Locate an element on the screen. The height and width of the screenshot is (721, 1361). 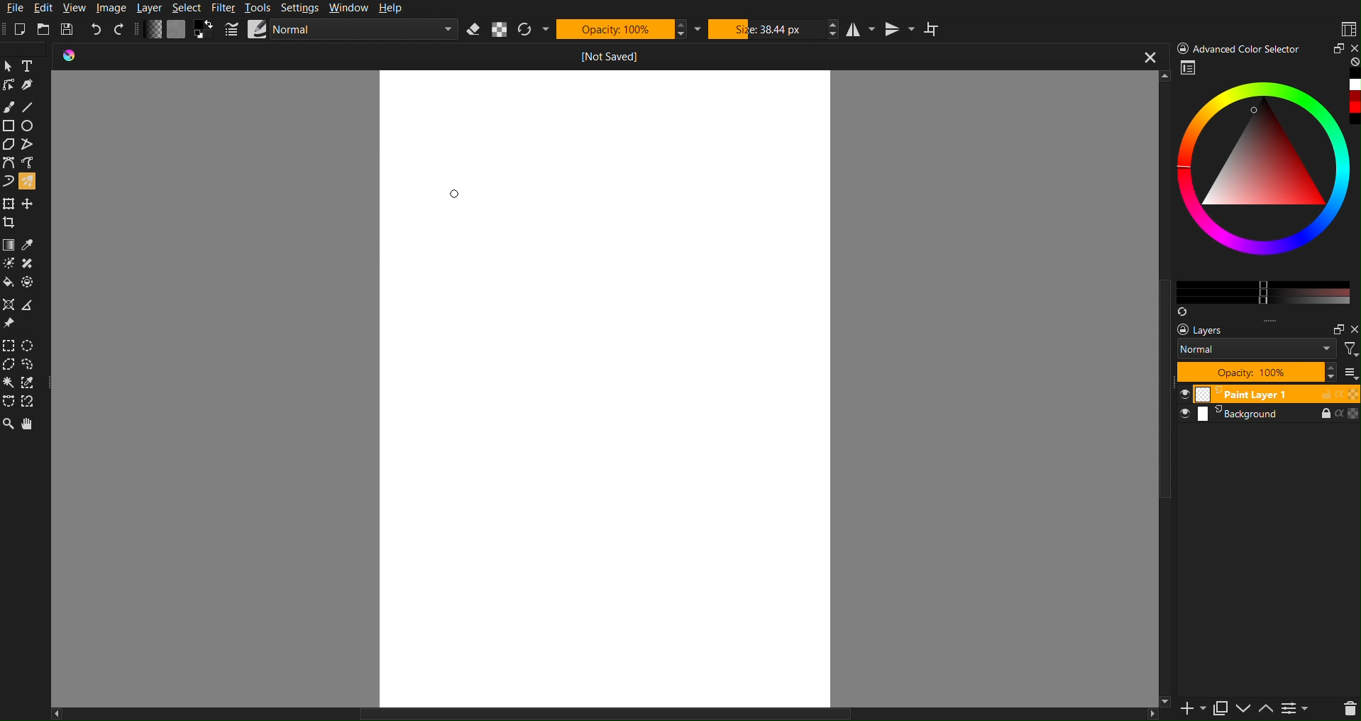
Line is located at coordinates (31, 107).